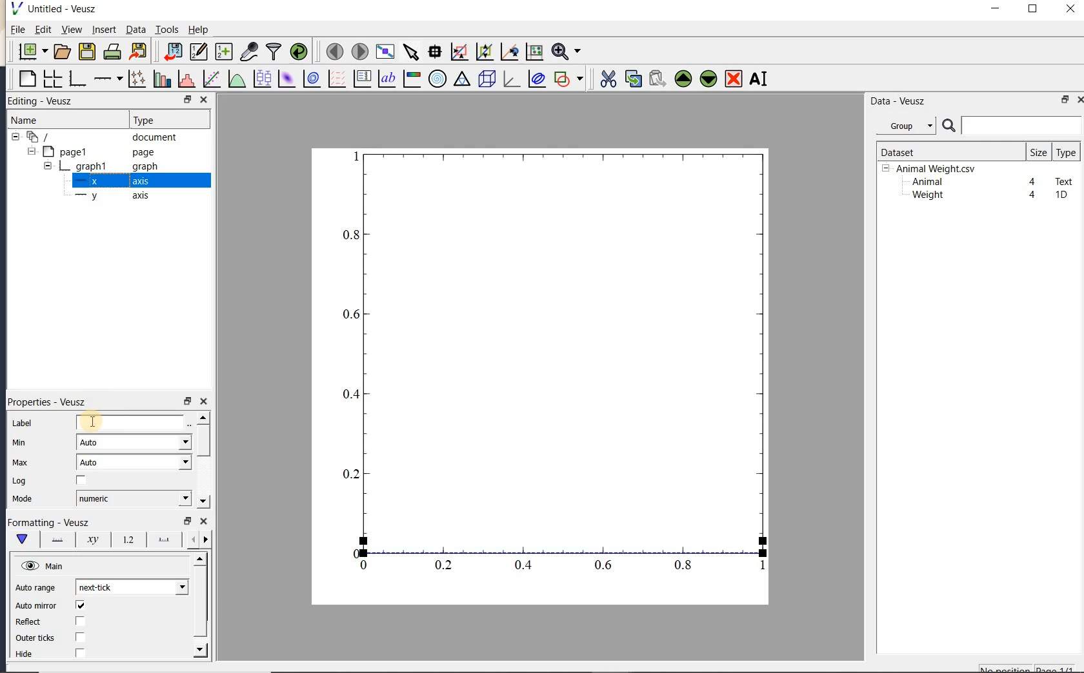 Image resolution: width=1084 pixels, height=673 pixels. I want to click on tick labels, so click(126, 539).